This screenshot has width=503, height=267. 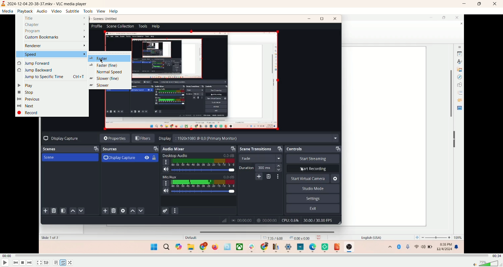 What do you see at coordinates (113, 12) in the screenshot?
I see `help` at bounding box center [113, 12].